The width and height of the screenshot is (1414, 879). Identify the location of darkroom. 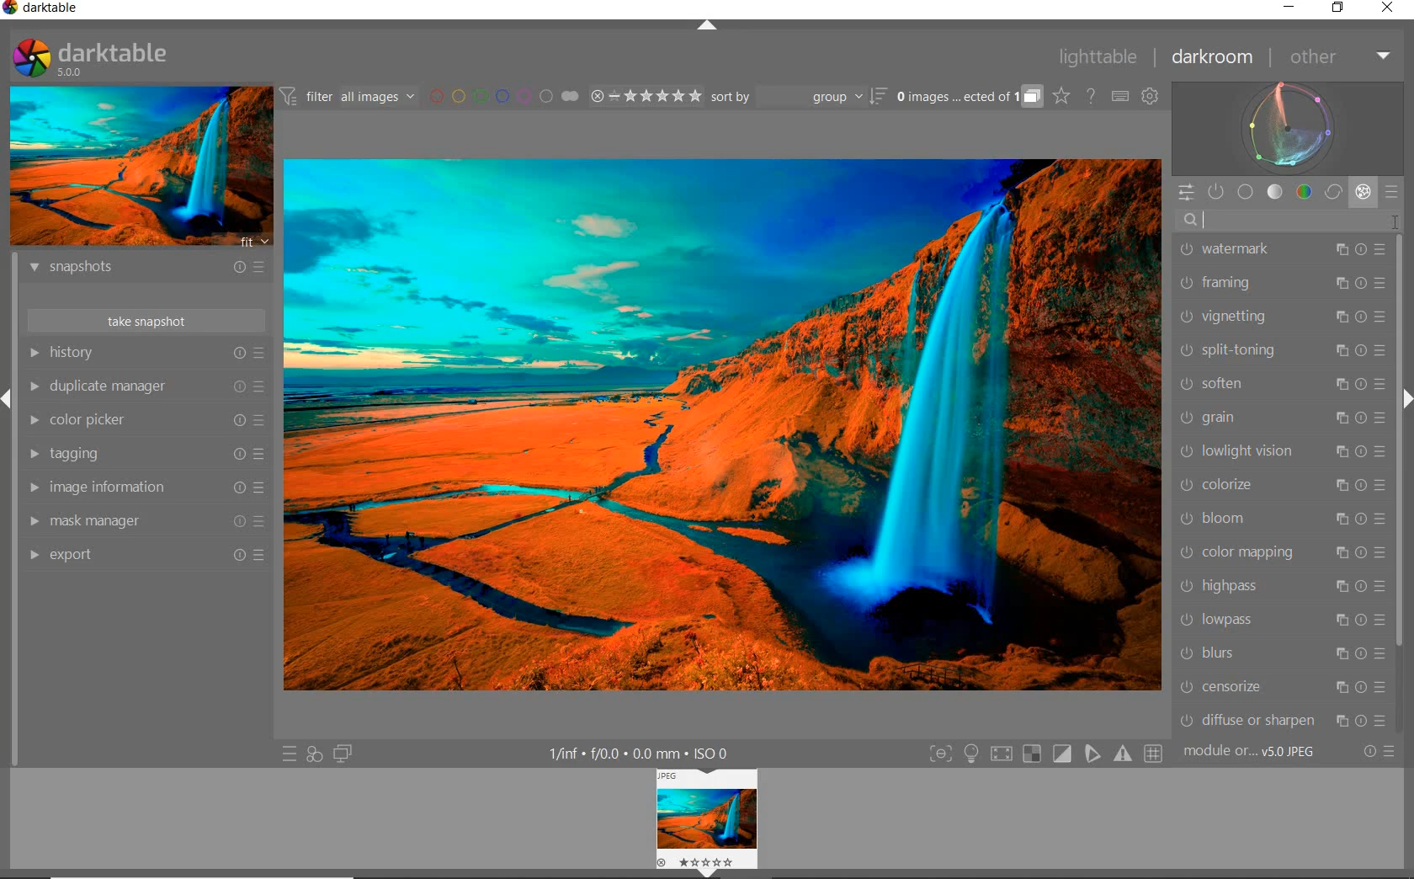
(1213, 58).